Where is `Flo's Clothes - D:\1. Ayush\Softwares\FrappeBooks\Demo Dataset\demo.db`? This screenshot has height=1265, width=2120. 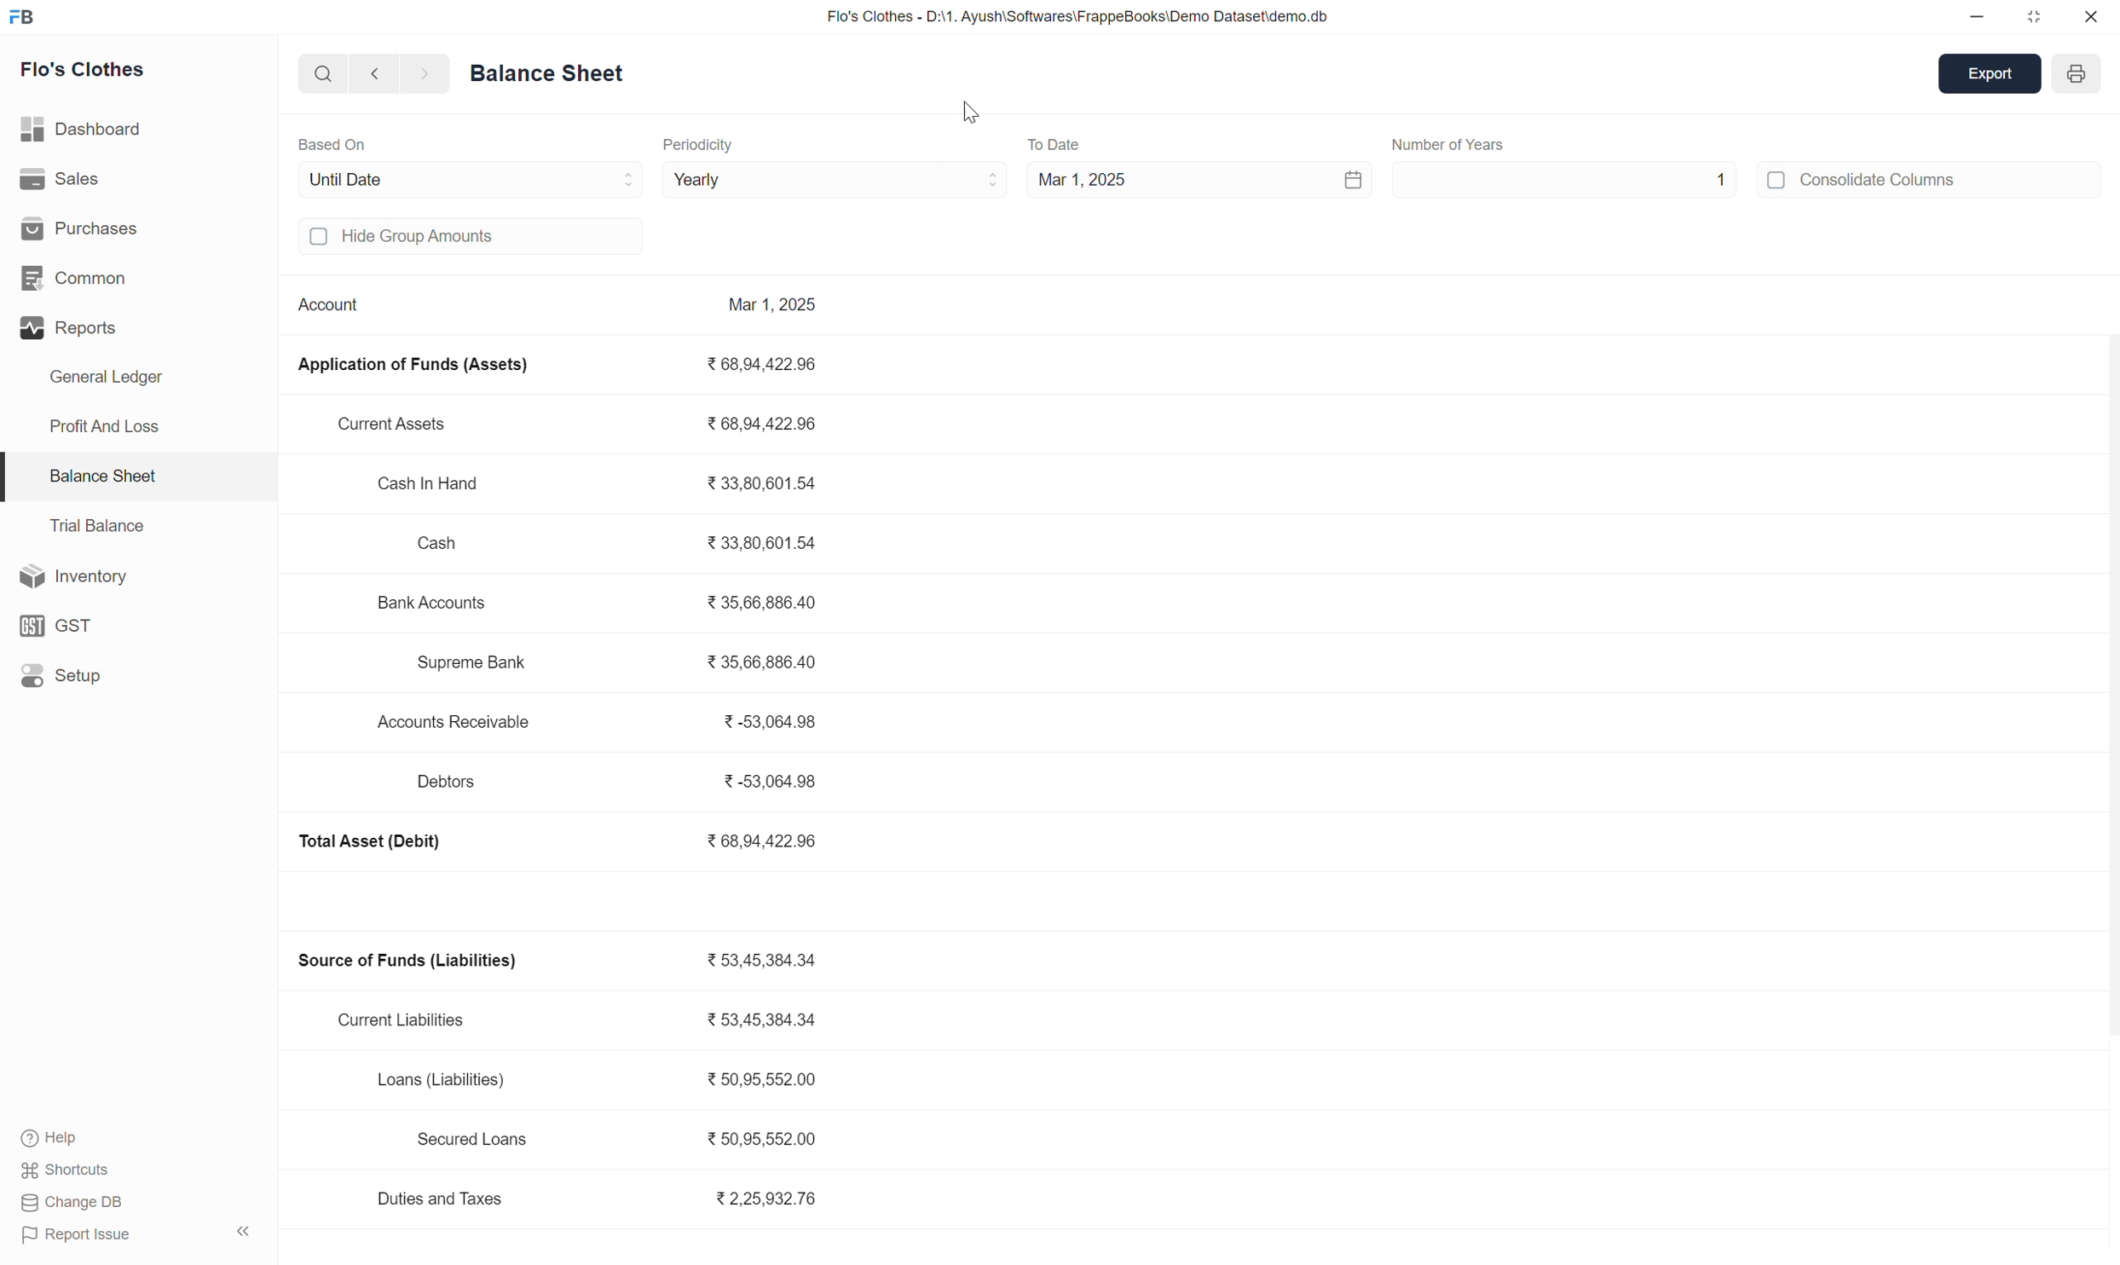 Flo's Clothes - D:\1. Ayush\Softwares\FrappeBooks\Demo Dataset\demo.db is located at coordinates (1075, 14).